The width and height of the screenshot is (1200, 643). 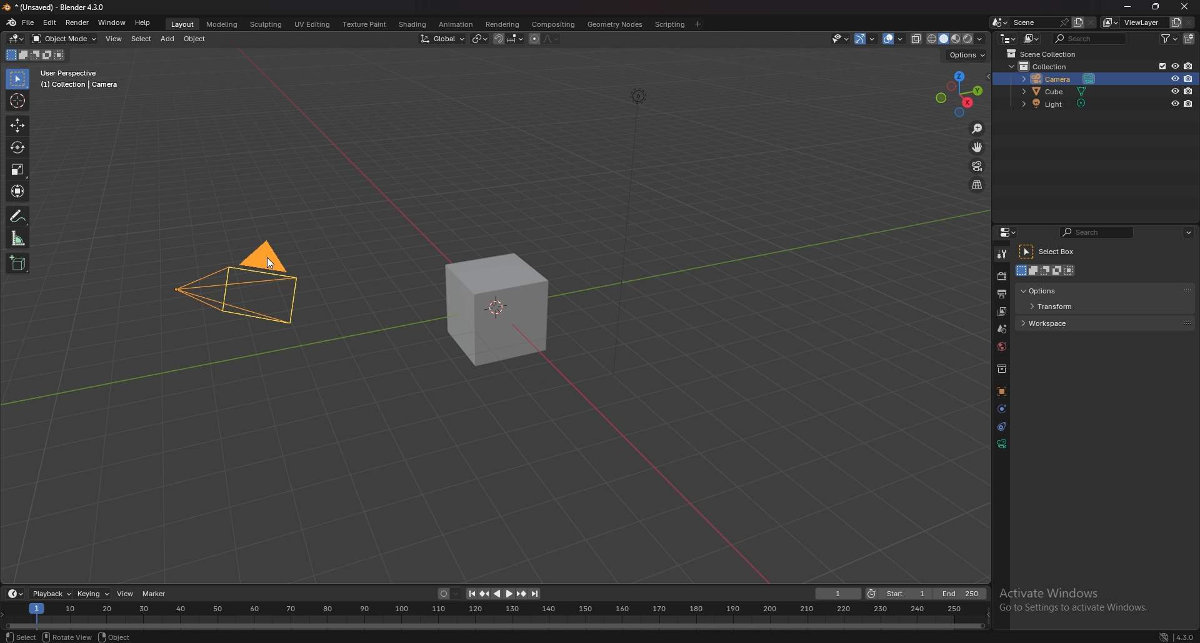 I want to click on scripting, so click(x=669, y=24).